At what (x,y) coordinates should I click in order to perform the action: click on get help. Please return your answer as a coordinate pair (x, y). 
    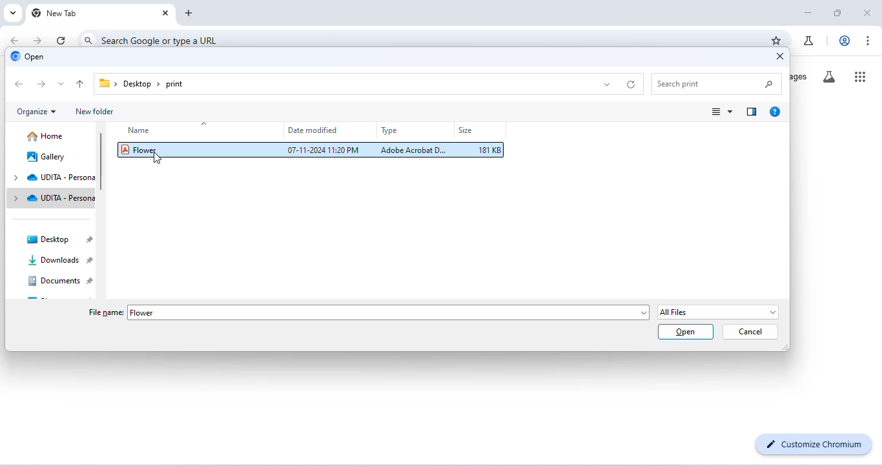
    Looking at the image, I should click on (775, 112).